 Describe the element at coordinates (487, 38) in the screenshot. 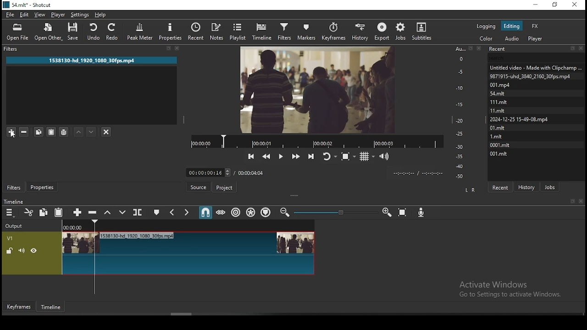

I see `color` at that location.